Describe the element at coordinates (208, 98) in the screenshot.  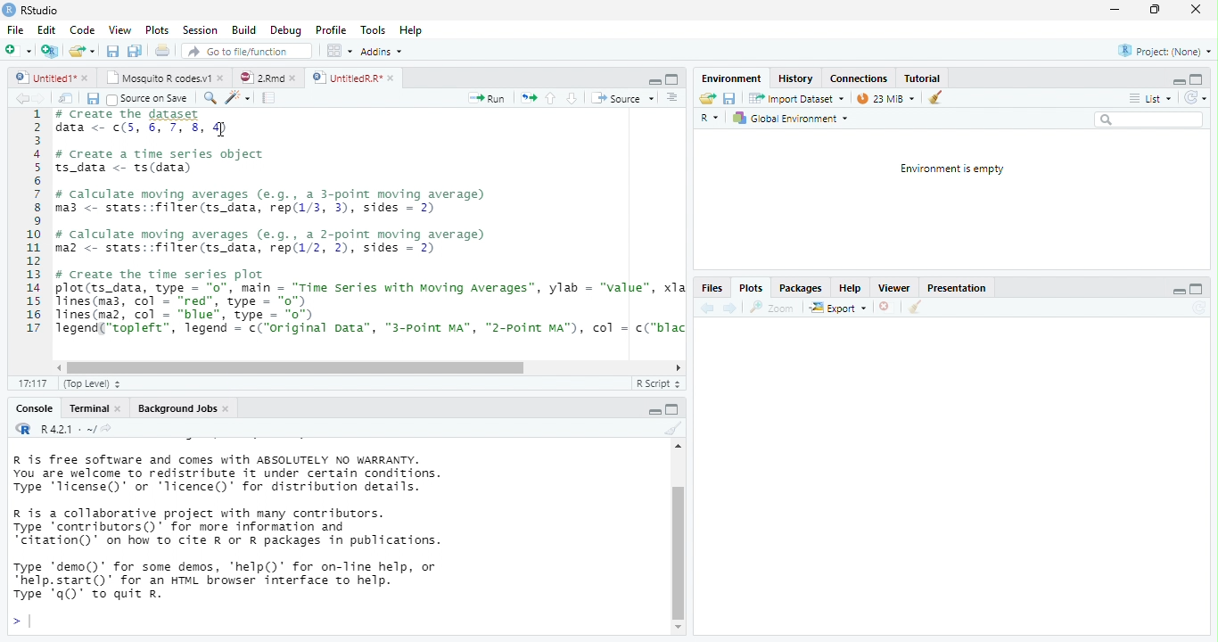
I see `search` at that location.